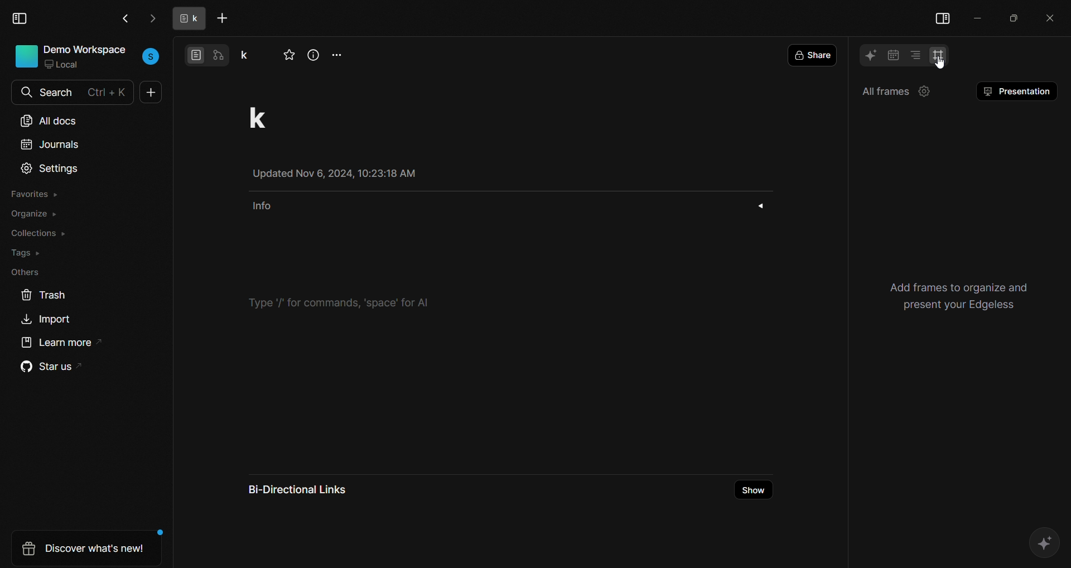 The image size is (1071, 568). What do you see at coordinates (49, 147) in the screenshot?
I see `journals` at bounding box center [49, 147].